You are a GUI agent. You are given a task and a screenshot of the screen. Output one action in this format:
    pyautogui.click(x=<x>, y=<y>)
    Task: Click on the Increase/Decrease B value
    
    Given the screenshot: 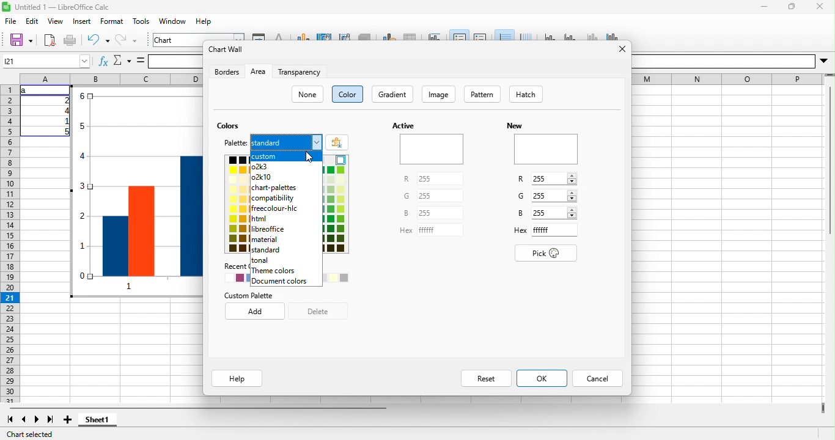 What is the action you would take?
    pyautogui.click(x=572, y=213)
    